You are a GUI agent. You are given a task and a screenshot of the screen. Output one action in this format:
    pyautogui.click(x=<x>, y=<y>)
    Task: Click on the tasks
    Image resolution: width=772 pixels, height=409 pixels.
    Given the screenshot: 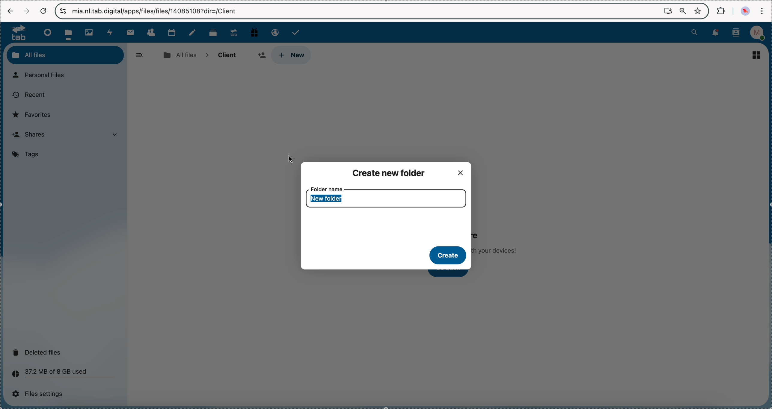 What is the action you would take?
    pyautogui.click(x=297, y=32)
    